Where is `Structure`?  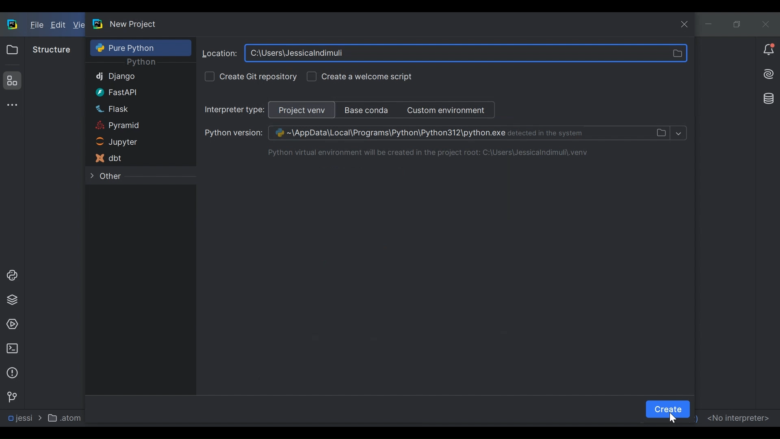
Structure is located at coordinates (52, 50).